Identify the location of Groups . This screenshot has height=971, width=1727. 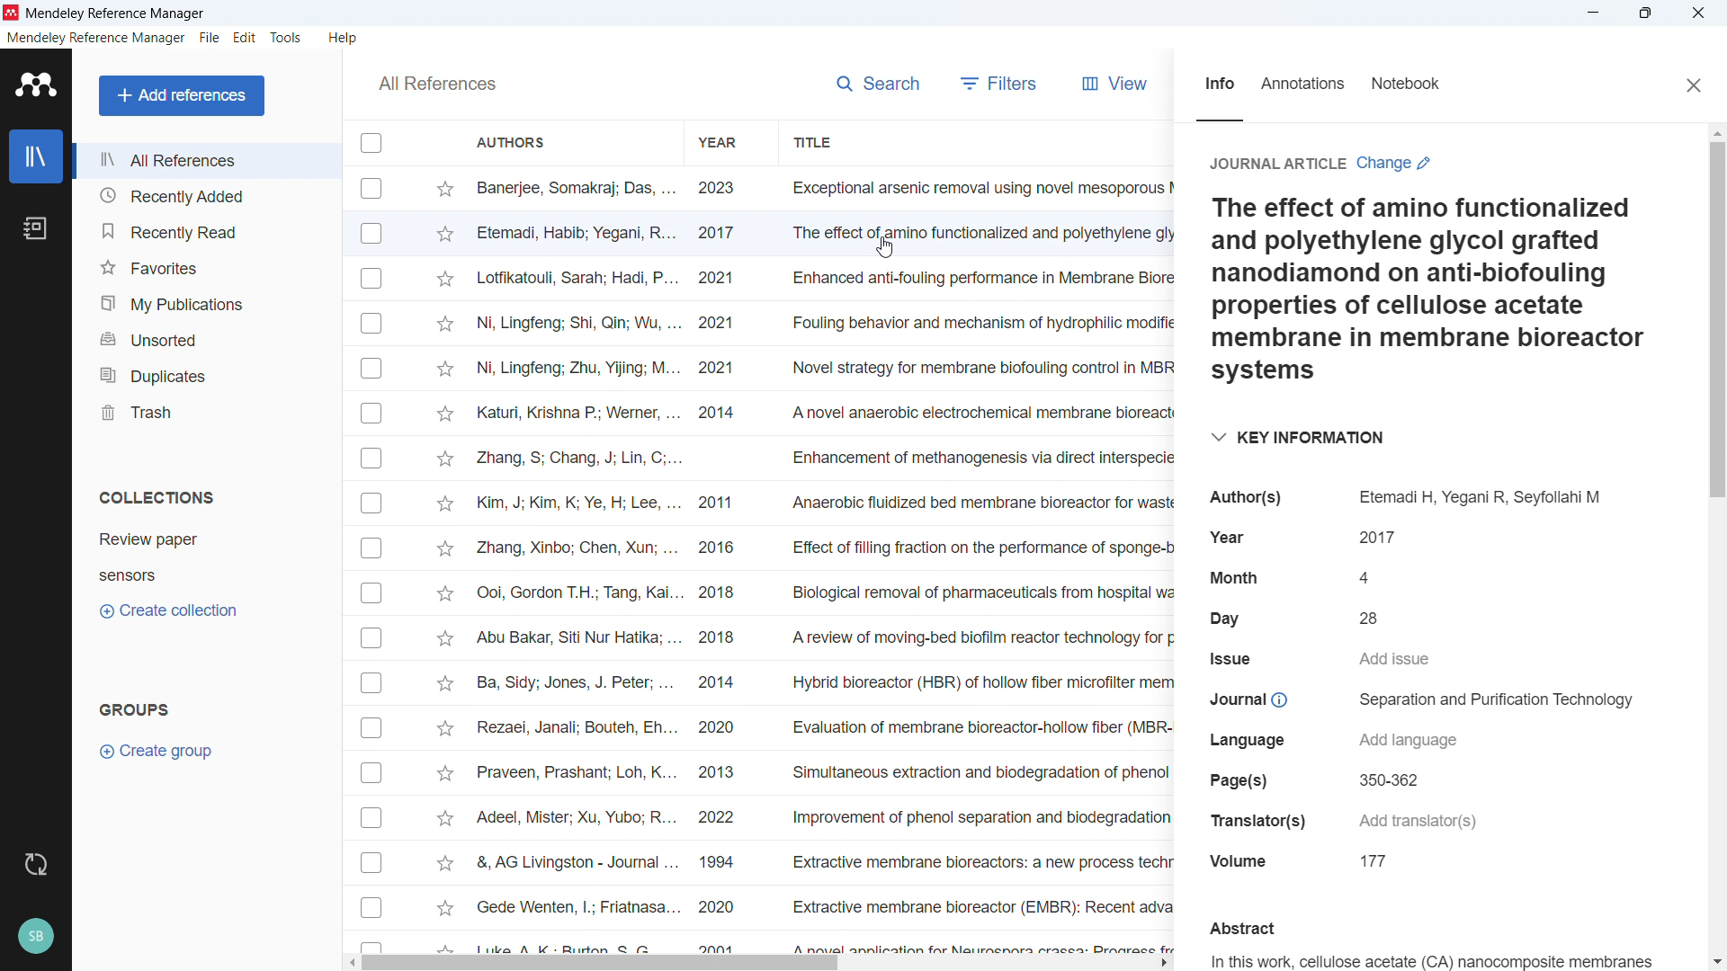
(134, 711).